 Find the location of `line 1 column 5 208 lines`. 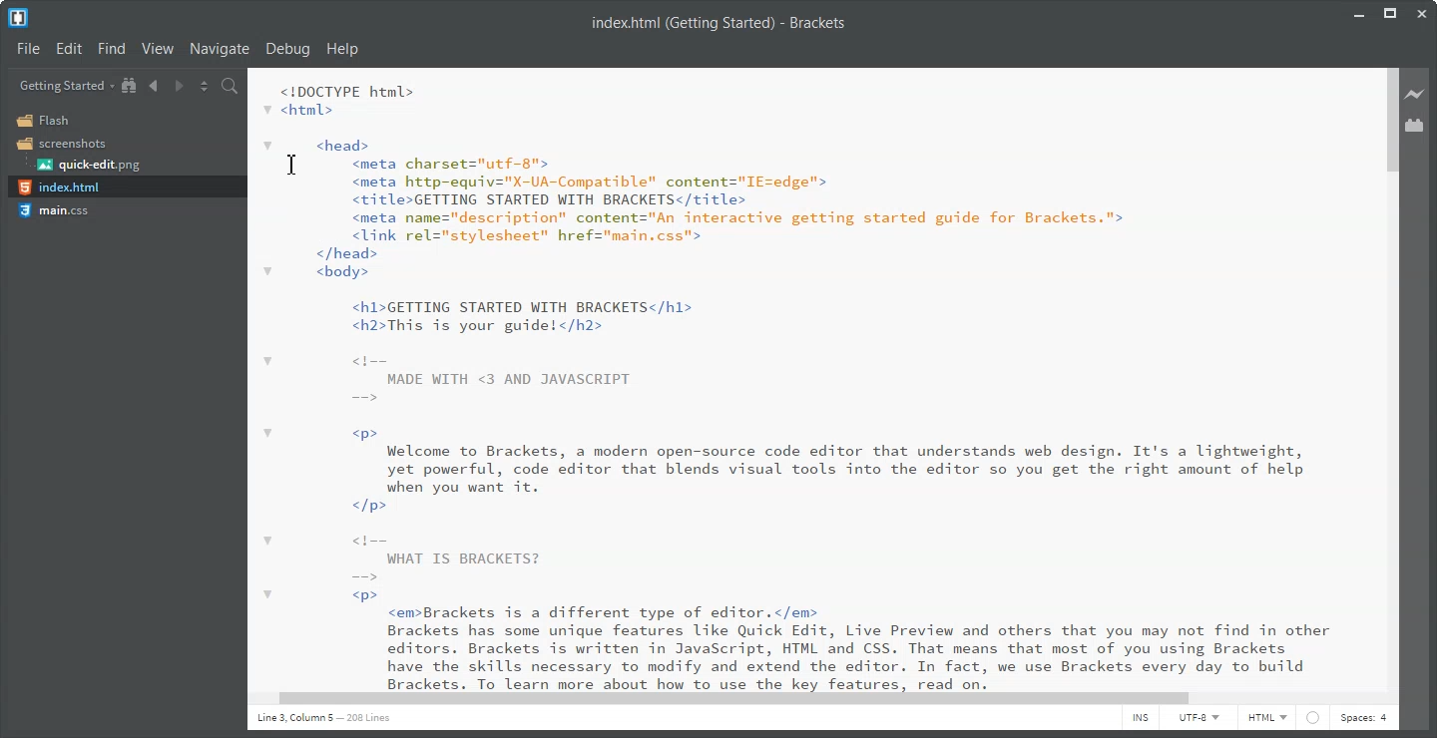

line 1 column 5 208 lines is located at coordinates (321, 717).